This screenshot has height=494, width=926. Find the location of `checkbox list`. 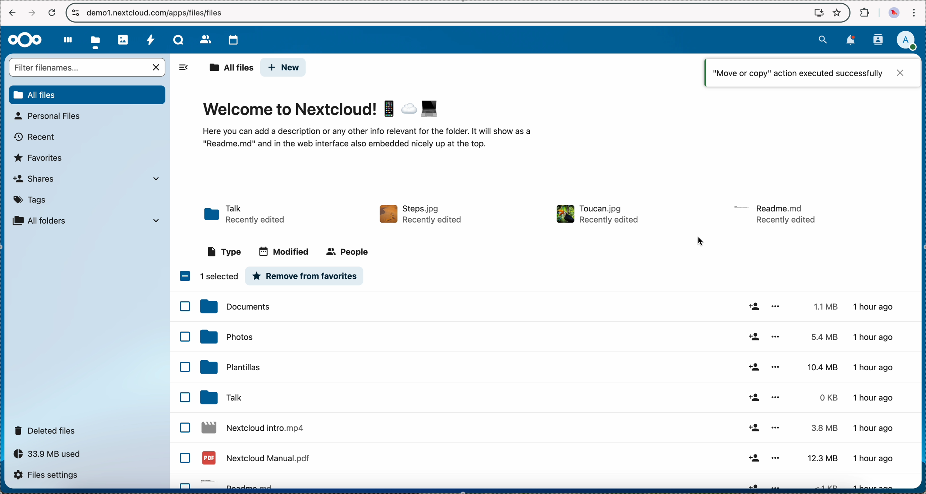

checkbox list is located at coordinates (184, 393).